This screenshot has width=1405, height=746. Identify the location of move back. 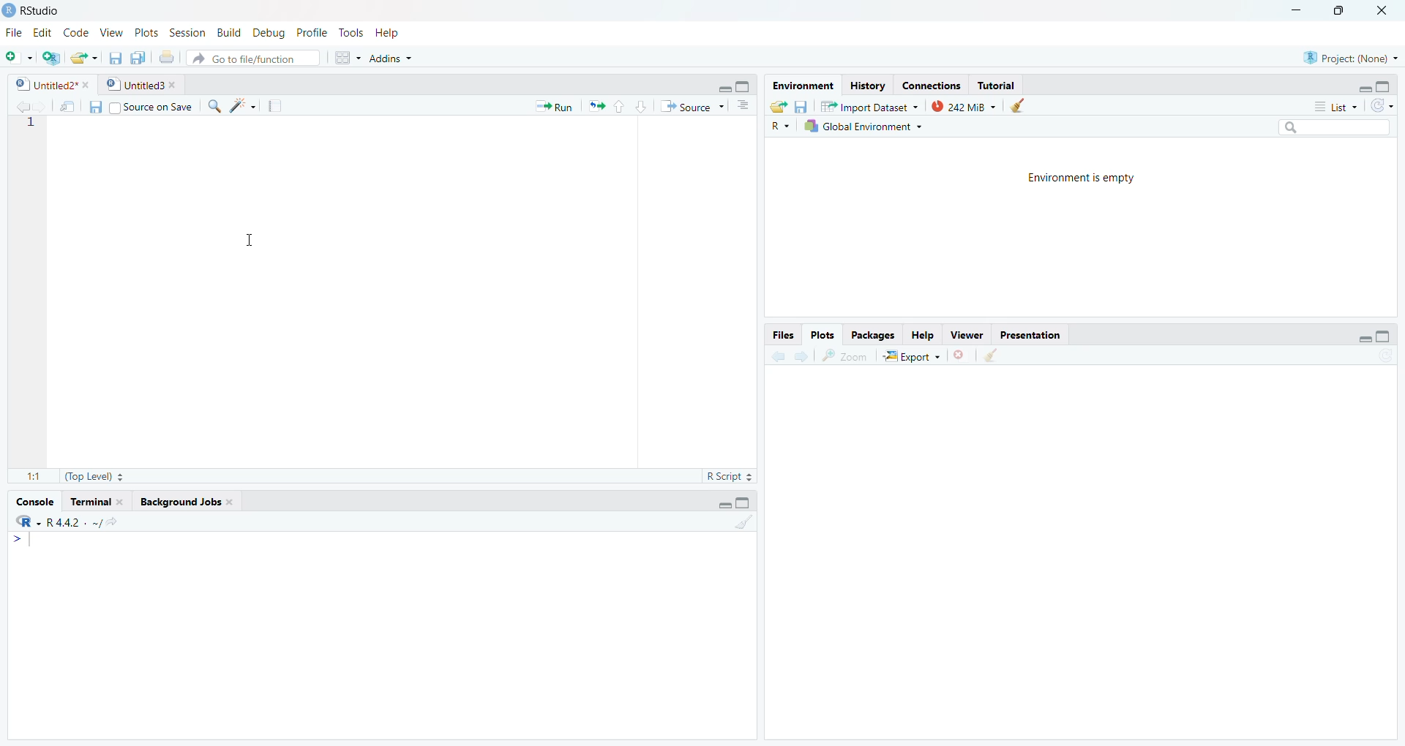
(777, 355).